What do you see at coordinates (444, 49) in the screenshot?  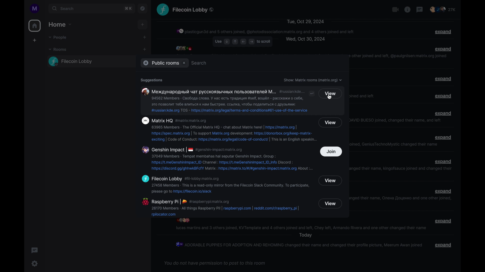 I see `expand` at bounding box center [444, 49].